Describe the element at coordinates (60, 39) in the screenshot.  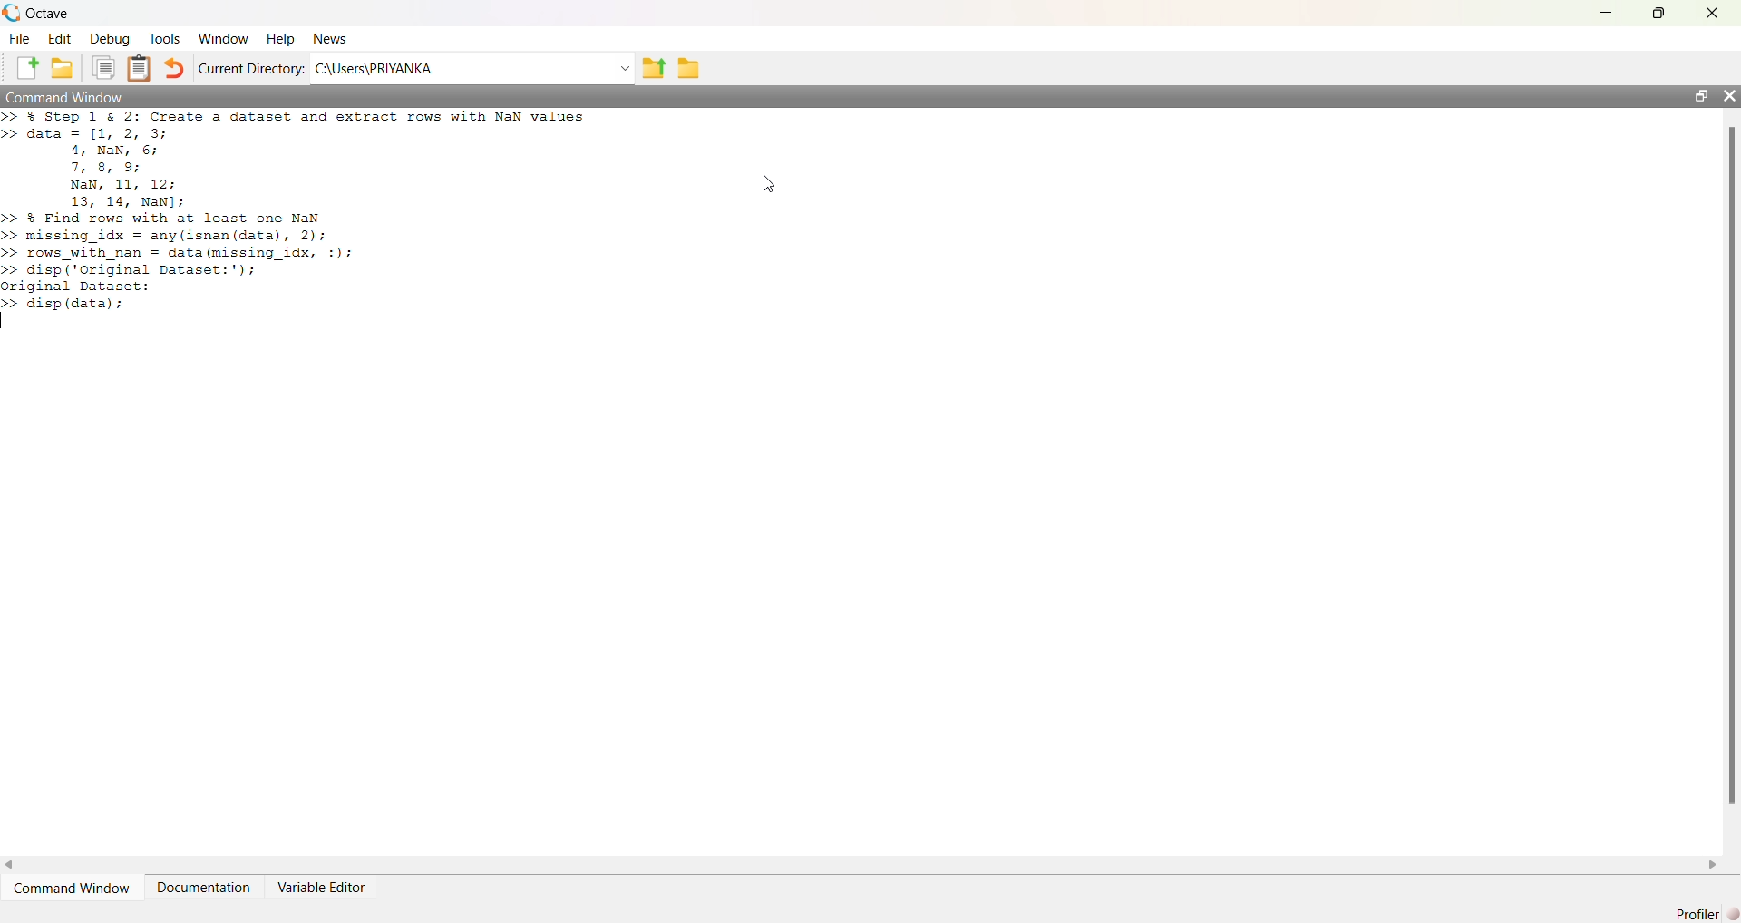
I see `Edit` at that location.